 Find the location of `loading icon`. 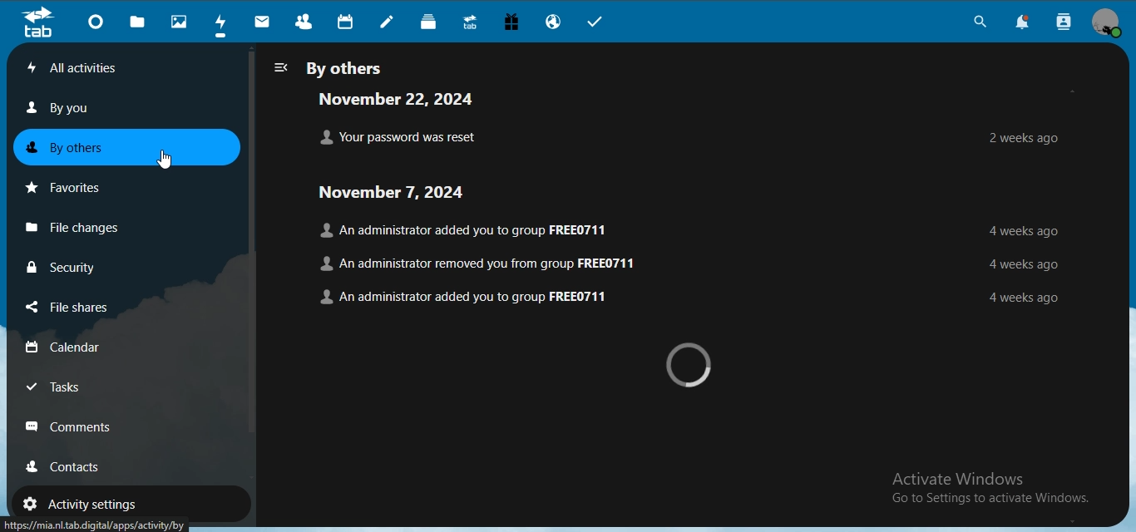

loading icon is located at coordinates (694, 366).